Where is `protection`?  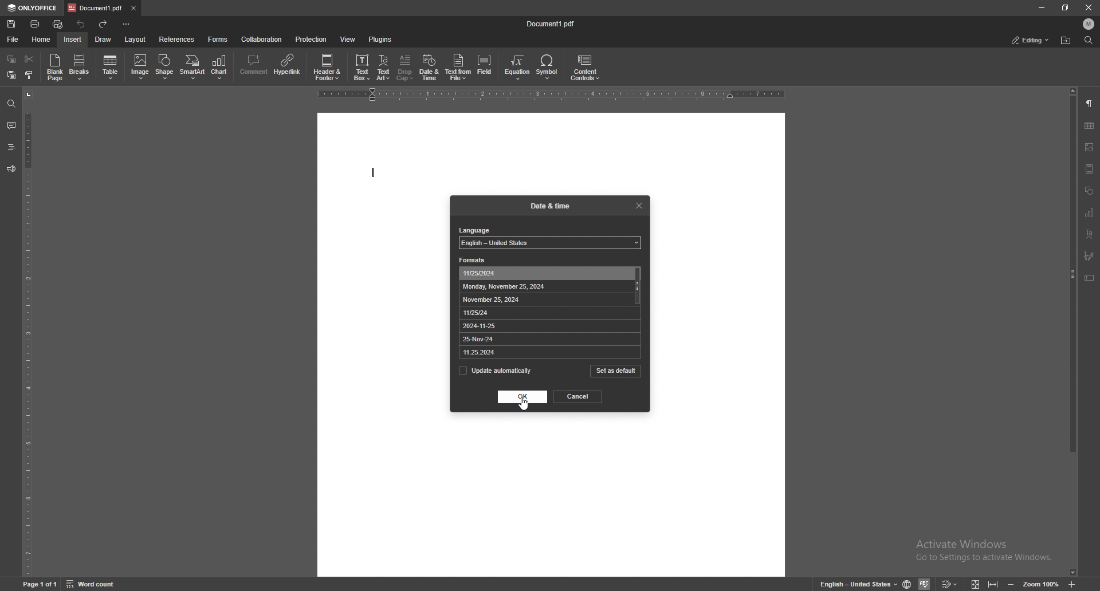 protection is located at coordinates (312, 39).